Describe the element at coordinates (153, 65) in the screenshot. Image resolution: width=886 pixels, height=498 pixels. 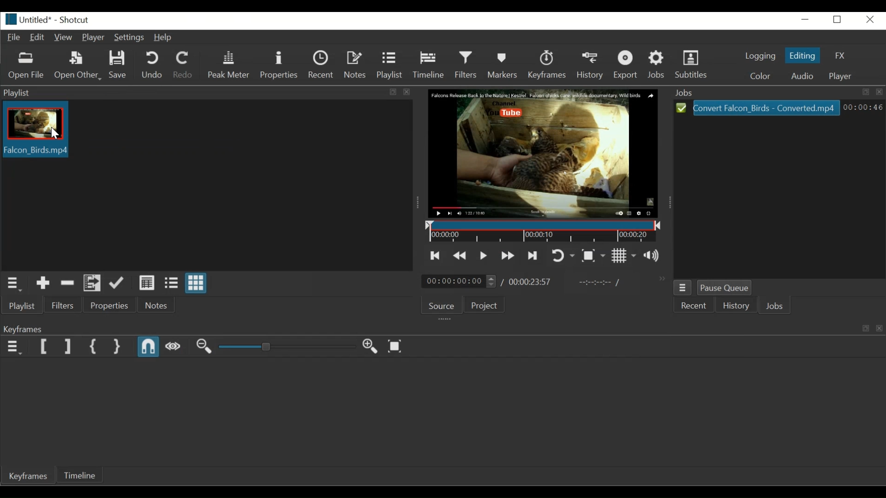
I see `Undo` at that location.